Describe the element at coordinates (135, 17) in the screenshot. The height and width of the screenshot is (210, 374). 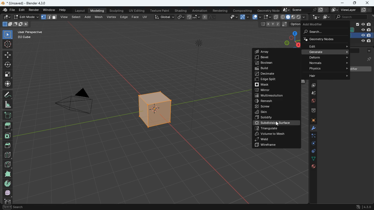
I see `face` at that location.